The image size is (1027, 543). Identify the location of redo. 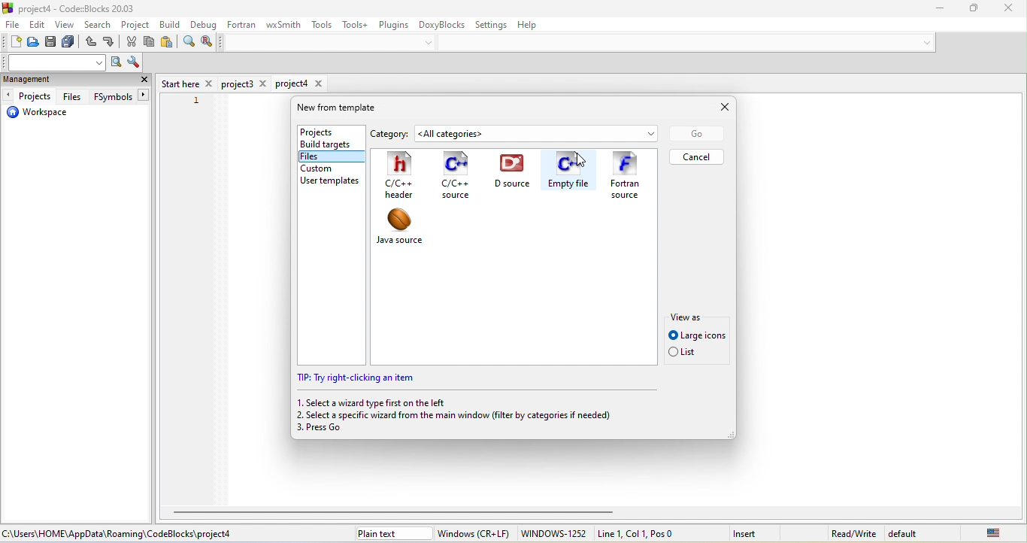
(111, 44).